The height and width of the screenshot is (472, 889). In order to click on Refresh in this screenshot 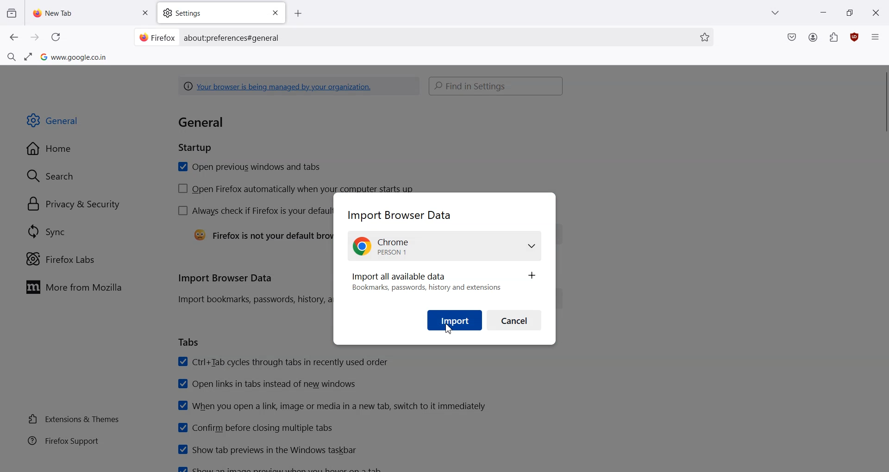, I will do `click(55, 37)`.